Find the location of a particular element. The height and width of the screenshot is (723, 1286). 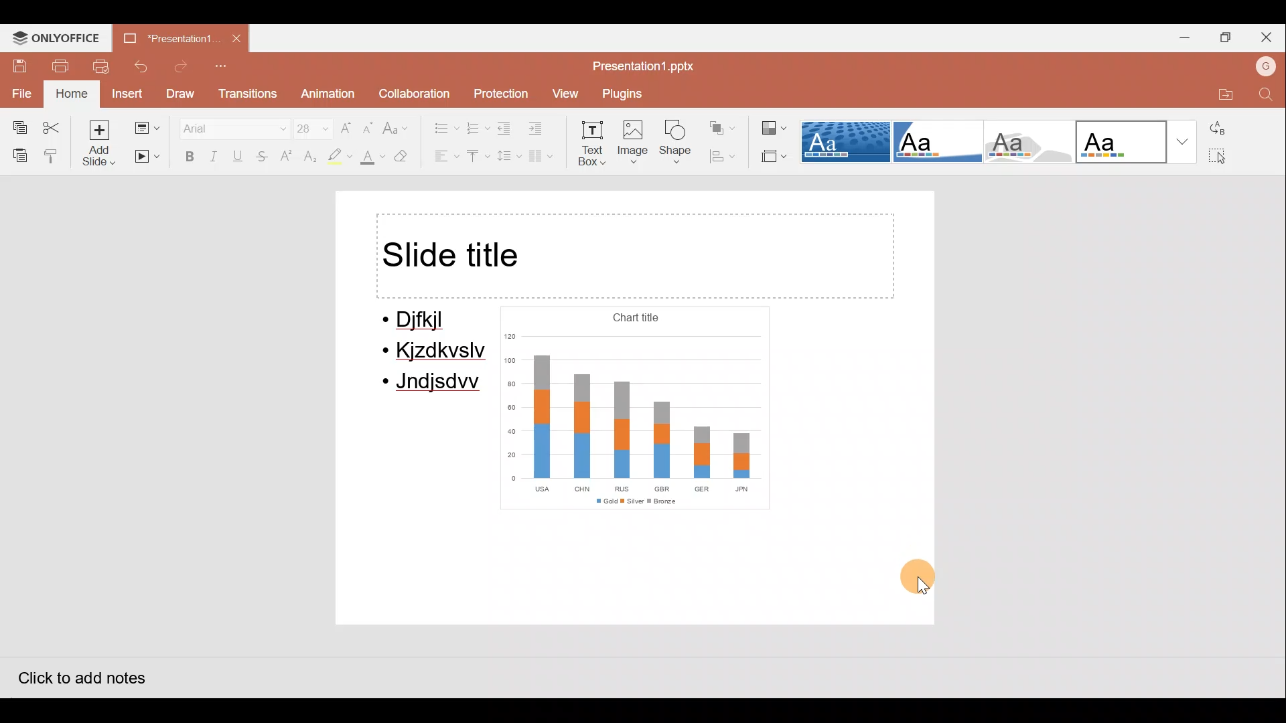

Office theme is located at coordinates (1137, 142).